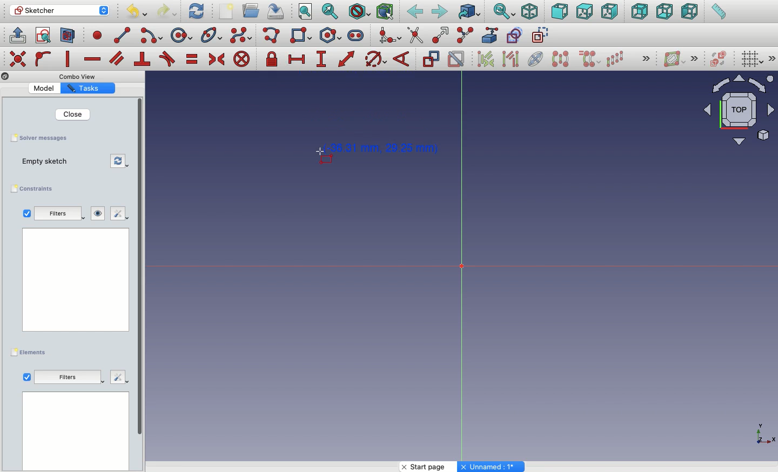 The height and width of the screenshot is (472, 778). What do you see at coordinates (385, 12) in the screenshot?
I see `Bounding Box` at bounding box center [385, 12].